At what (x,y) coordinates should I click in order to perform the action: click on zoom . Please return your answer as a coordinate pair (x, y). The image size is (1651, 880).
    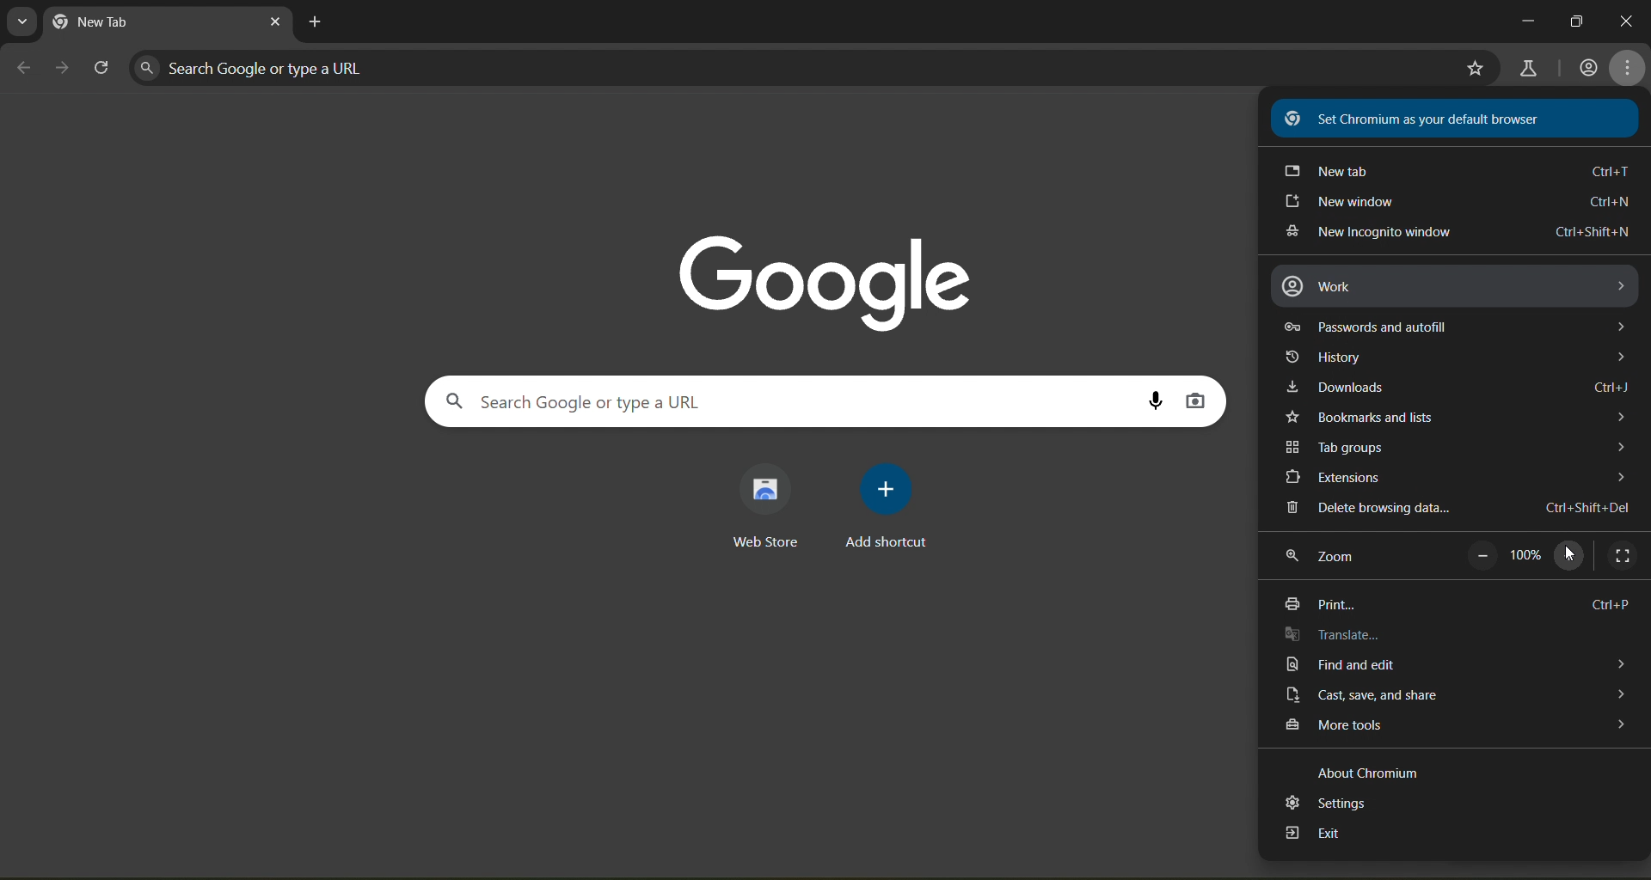
    Looking at the image, I should click on (1324, 560).